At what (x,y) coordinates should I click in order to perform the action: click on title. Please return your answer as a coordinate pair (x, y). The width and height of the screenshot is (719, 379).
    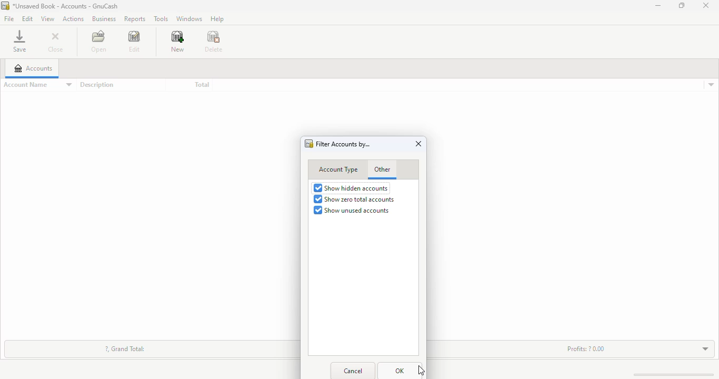
    Looking at the image, I should click on (65, 6).